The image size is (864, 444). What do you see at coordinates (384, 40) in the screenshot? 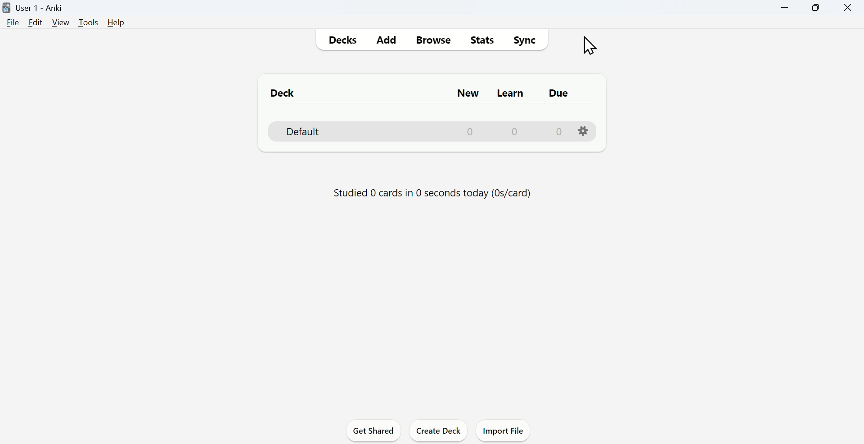
I see `Add` at bounding box center [384, 40].